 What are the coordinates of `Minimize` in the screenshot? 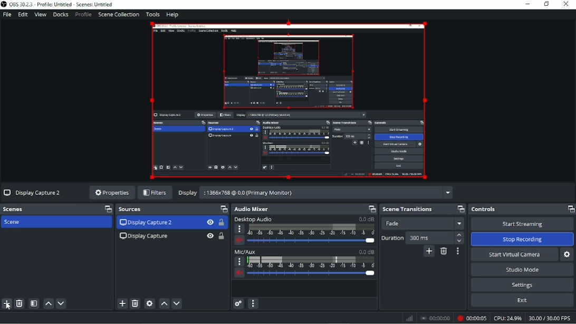 It's located at (527, 4).